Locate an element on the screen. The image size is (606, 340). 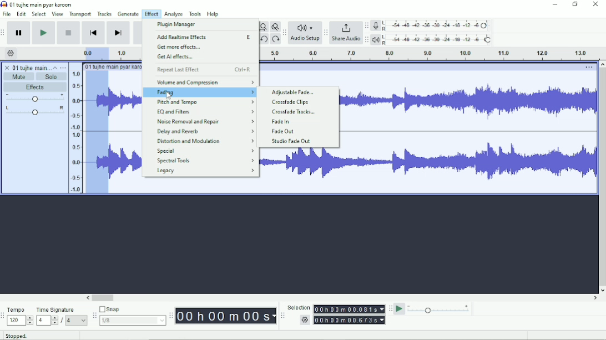
Skip to end is located at coordinates (118, 33).